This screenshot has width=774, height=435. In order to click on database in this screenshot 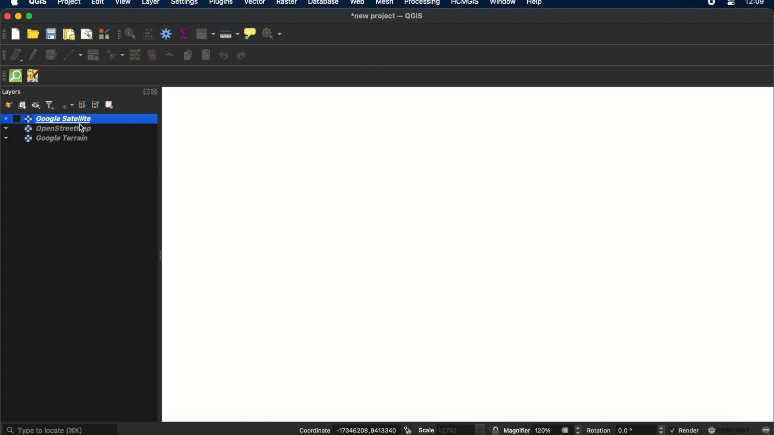, I will do `click(324, 3)`.